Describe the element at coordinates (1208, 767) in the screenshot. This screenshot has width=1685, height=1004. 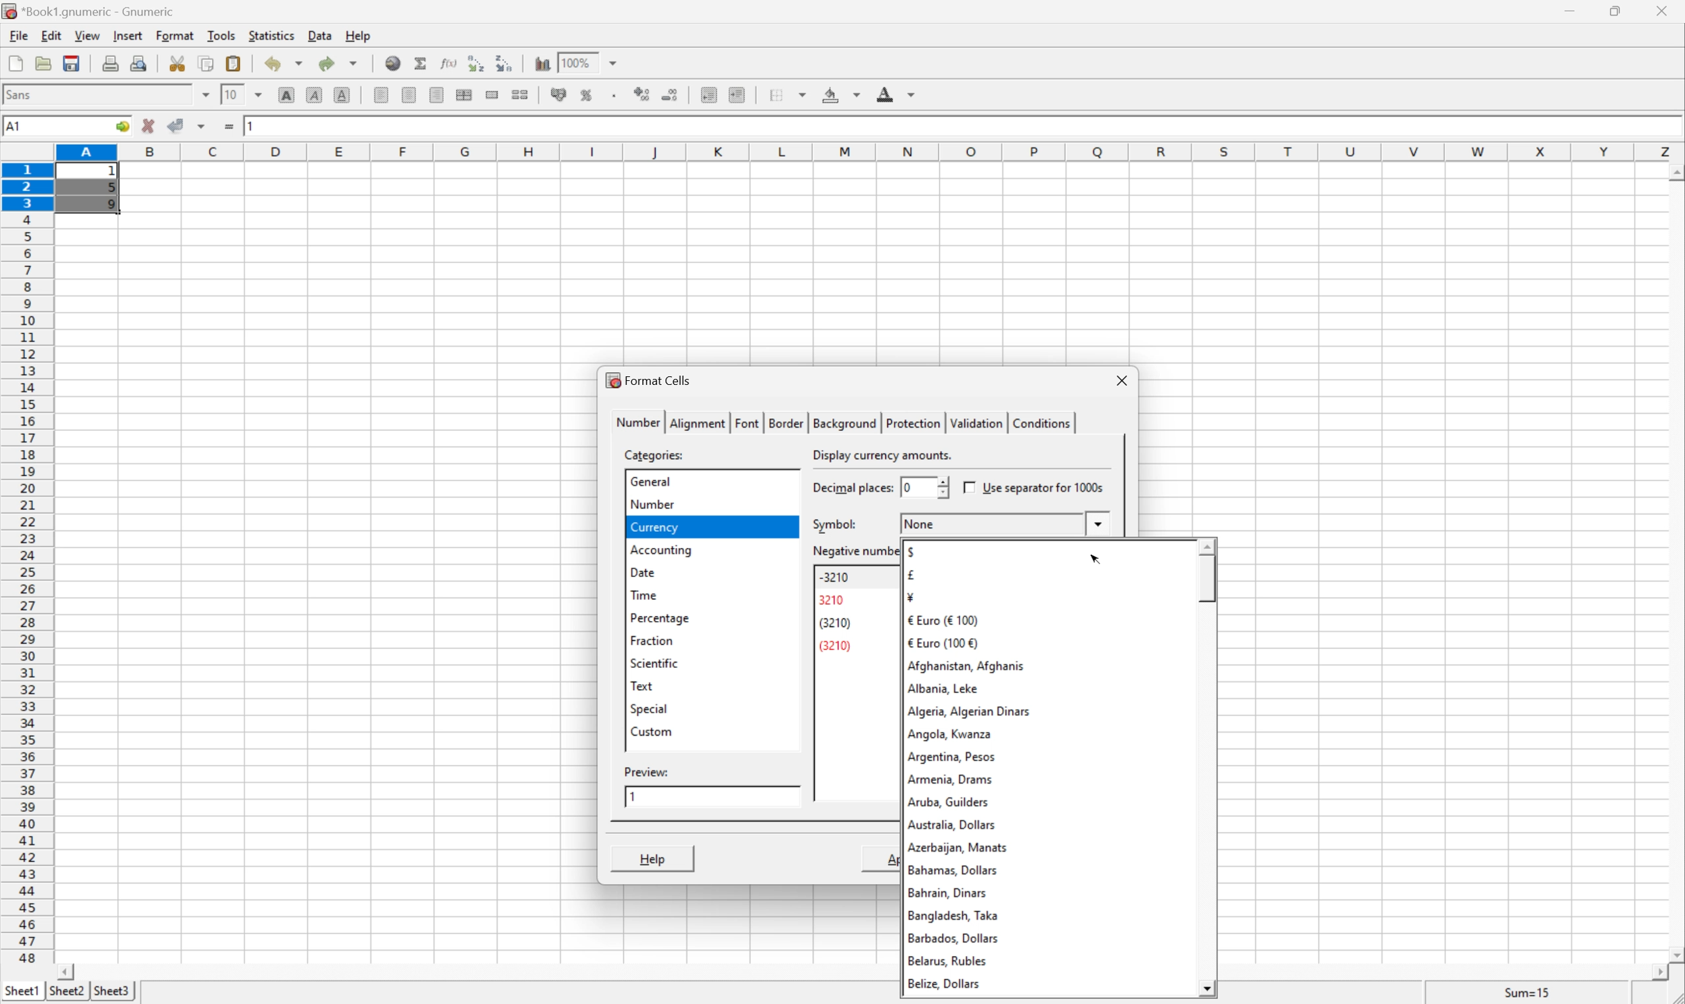
I see `scroll bar` at that location.